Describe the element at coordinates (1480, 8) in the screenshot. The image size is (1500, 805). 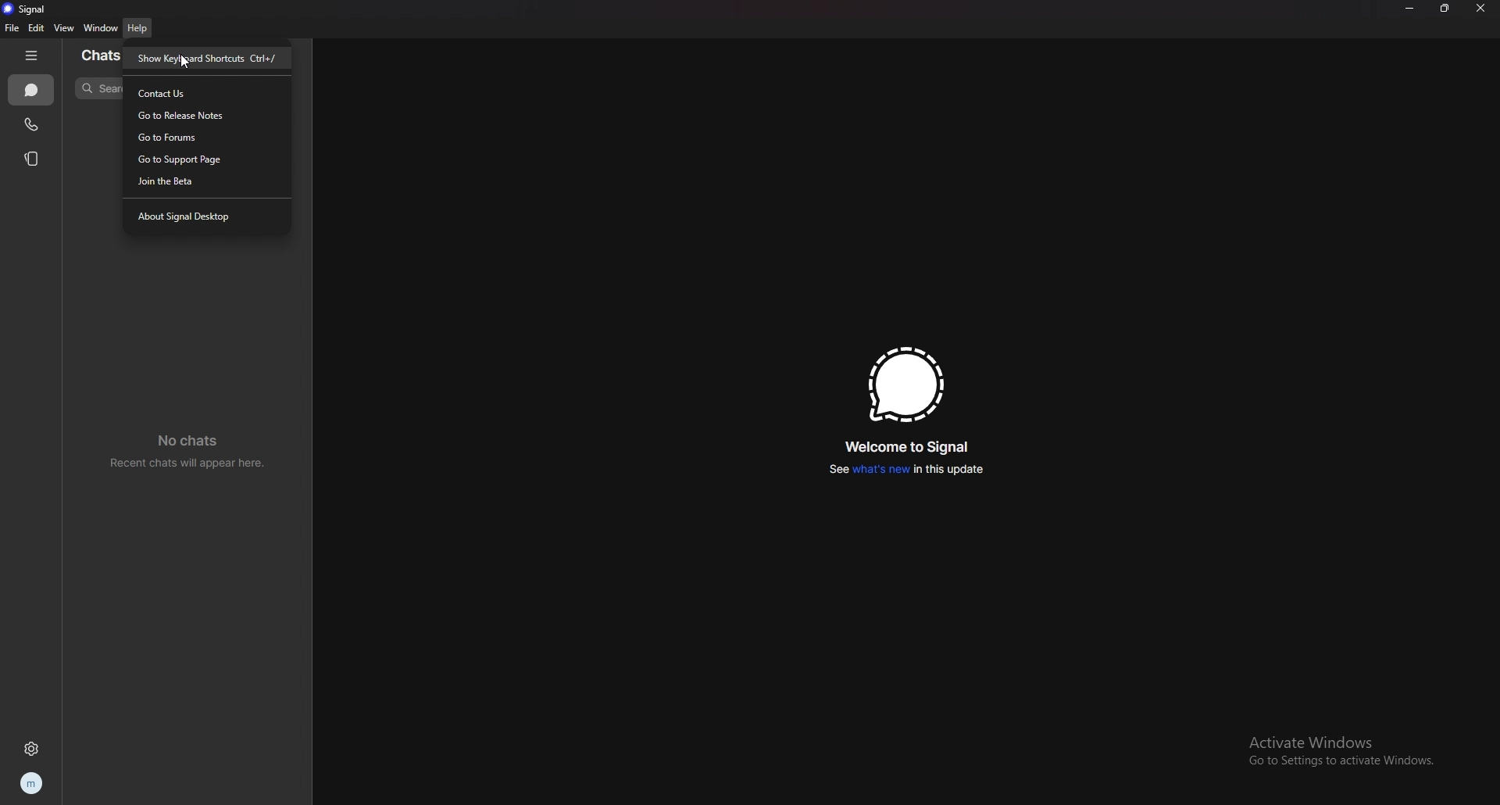
I see `close` at that location.